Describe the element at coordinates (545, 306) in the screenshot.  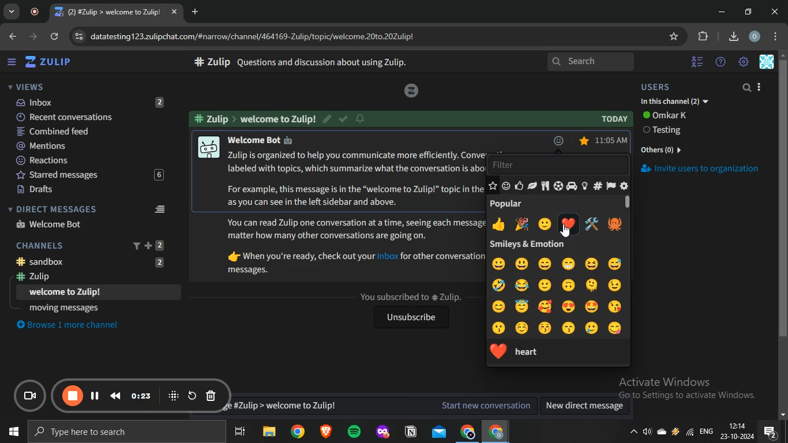
I see `smiling face with heart` at that location.